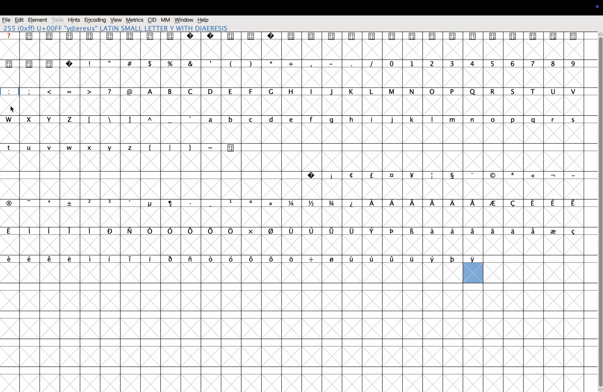 The height and width of the screenshot is (392, 603). What do you see at coordinates (152, 155) in the screenshot?
I see `{` at bounding box center [152, 155].